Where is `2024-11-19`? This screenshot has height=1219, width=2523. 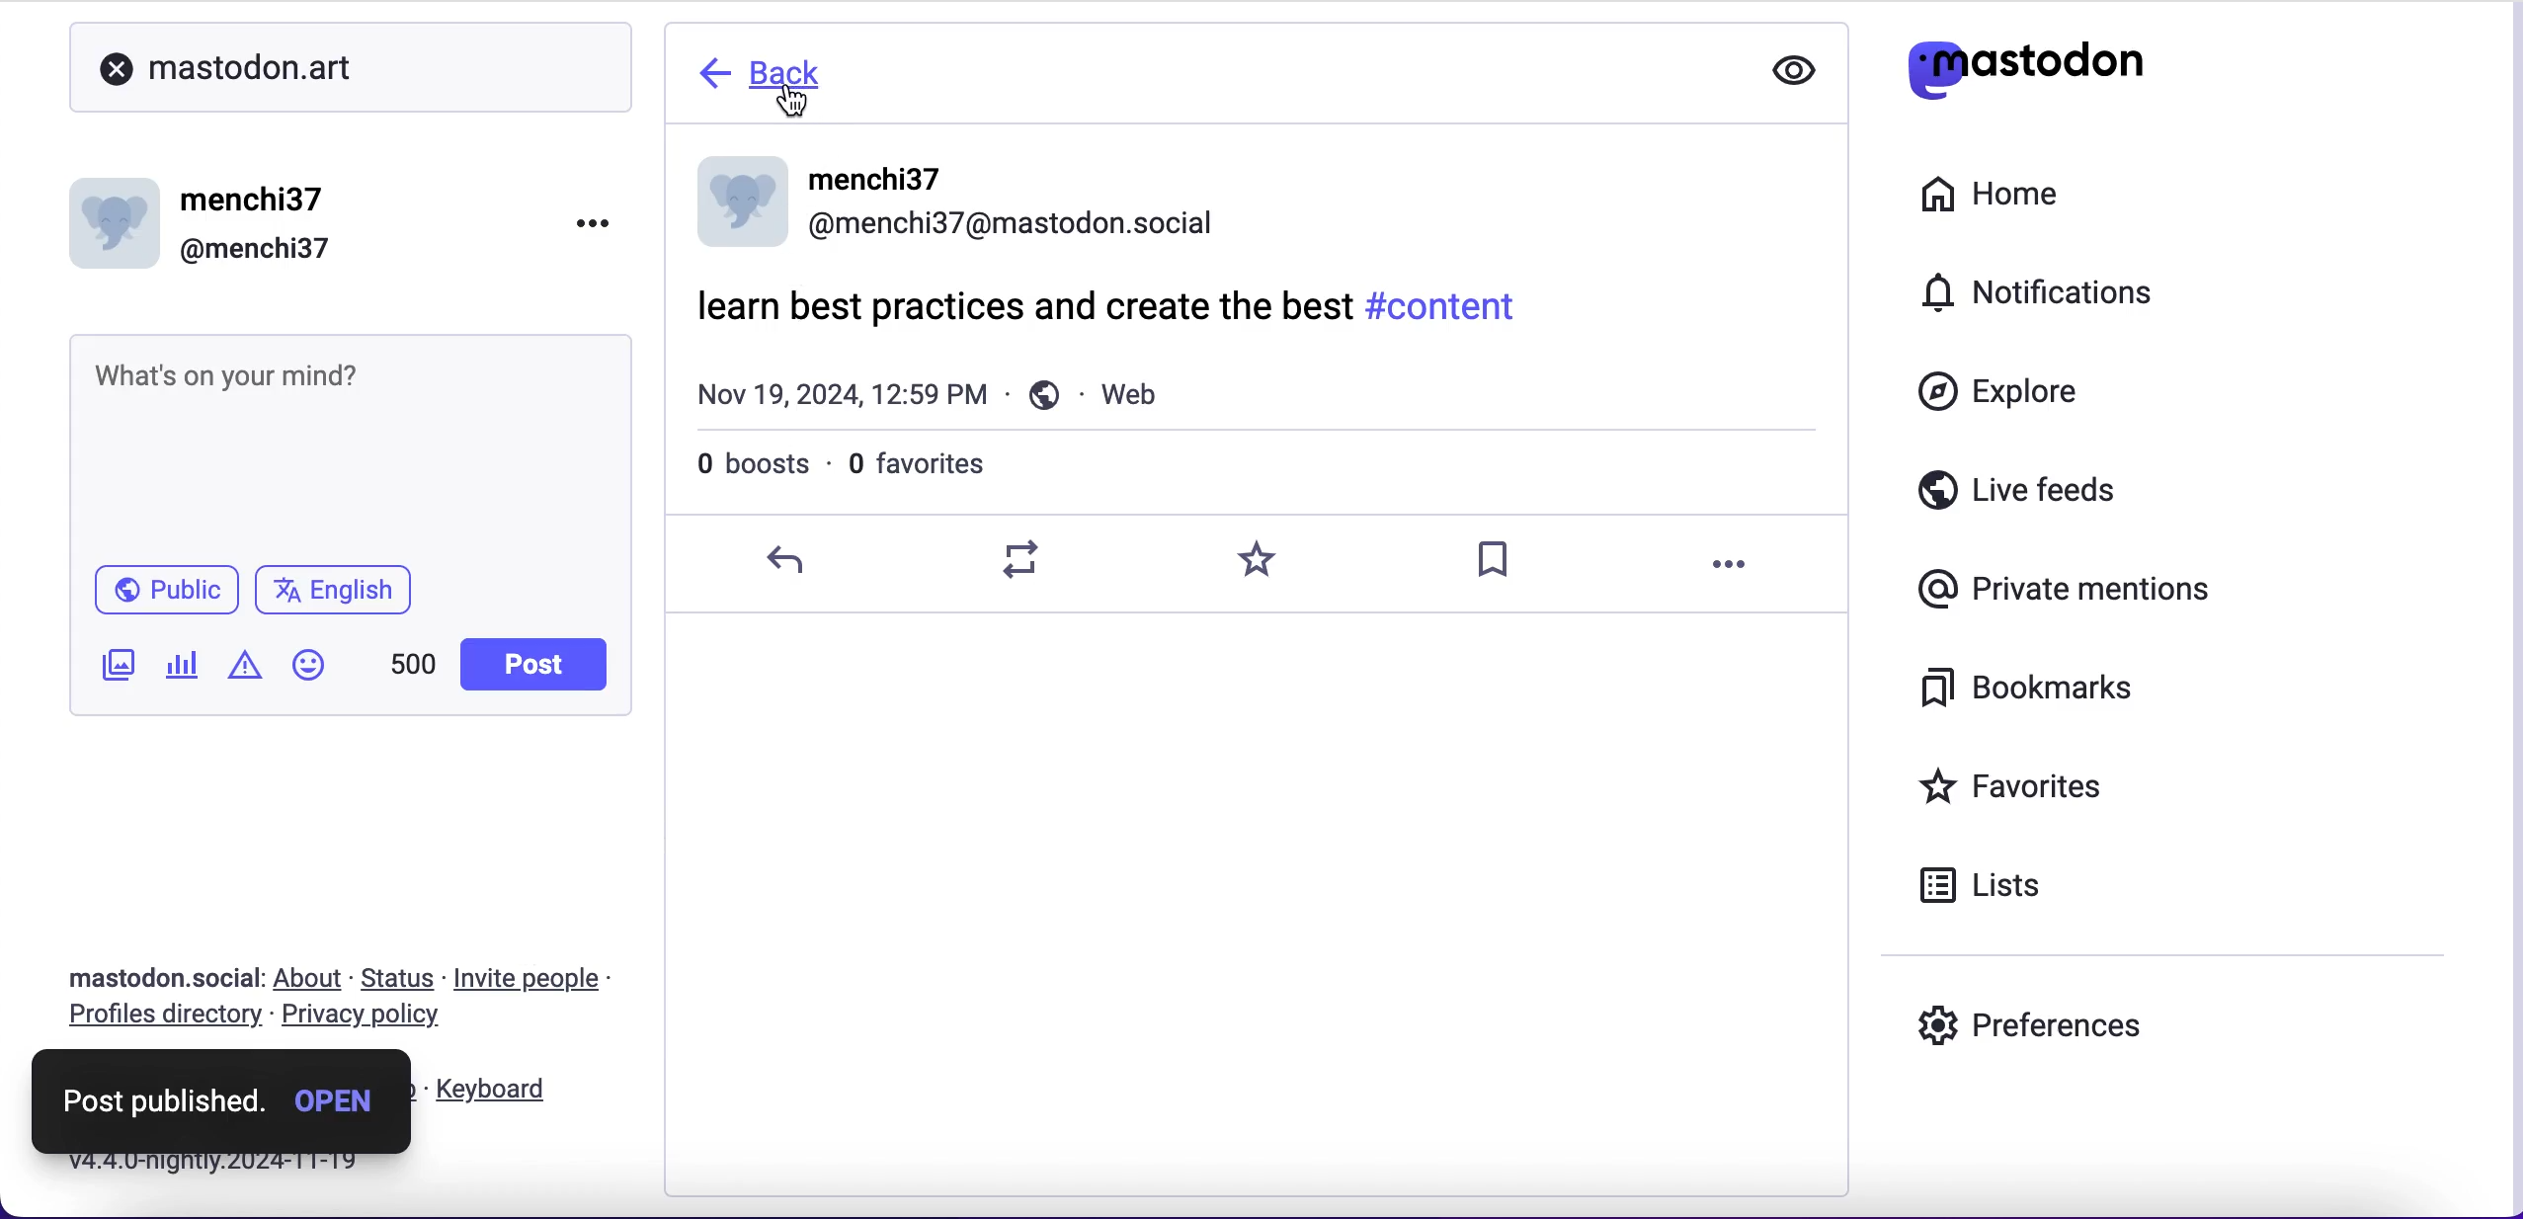
2024-11-19 is located at coordinates (268, 1168).